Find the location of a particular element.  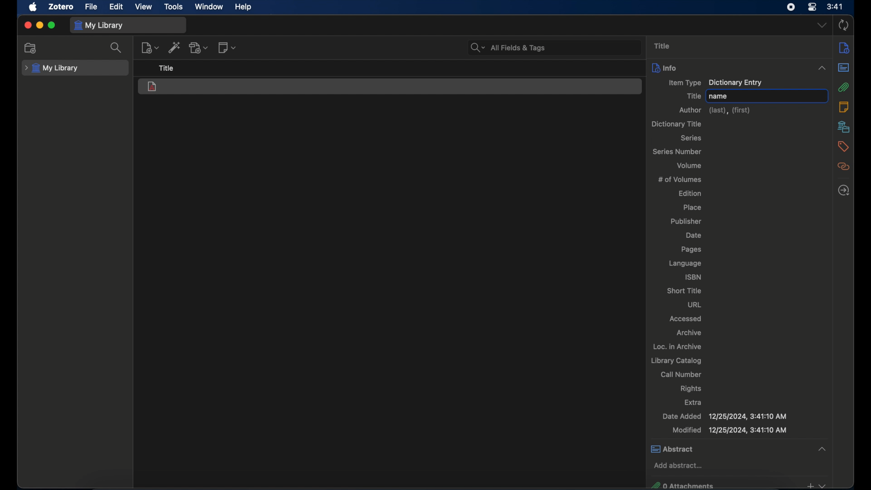

related is located at coordinates (844, 166).